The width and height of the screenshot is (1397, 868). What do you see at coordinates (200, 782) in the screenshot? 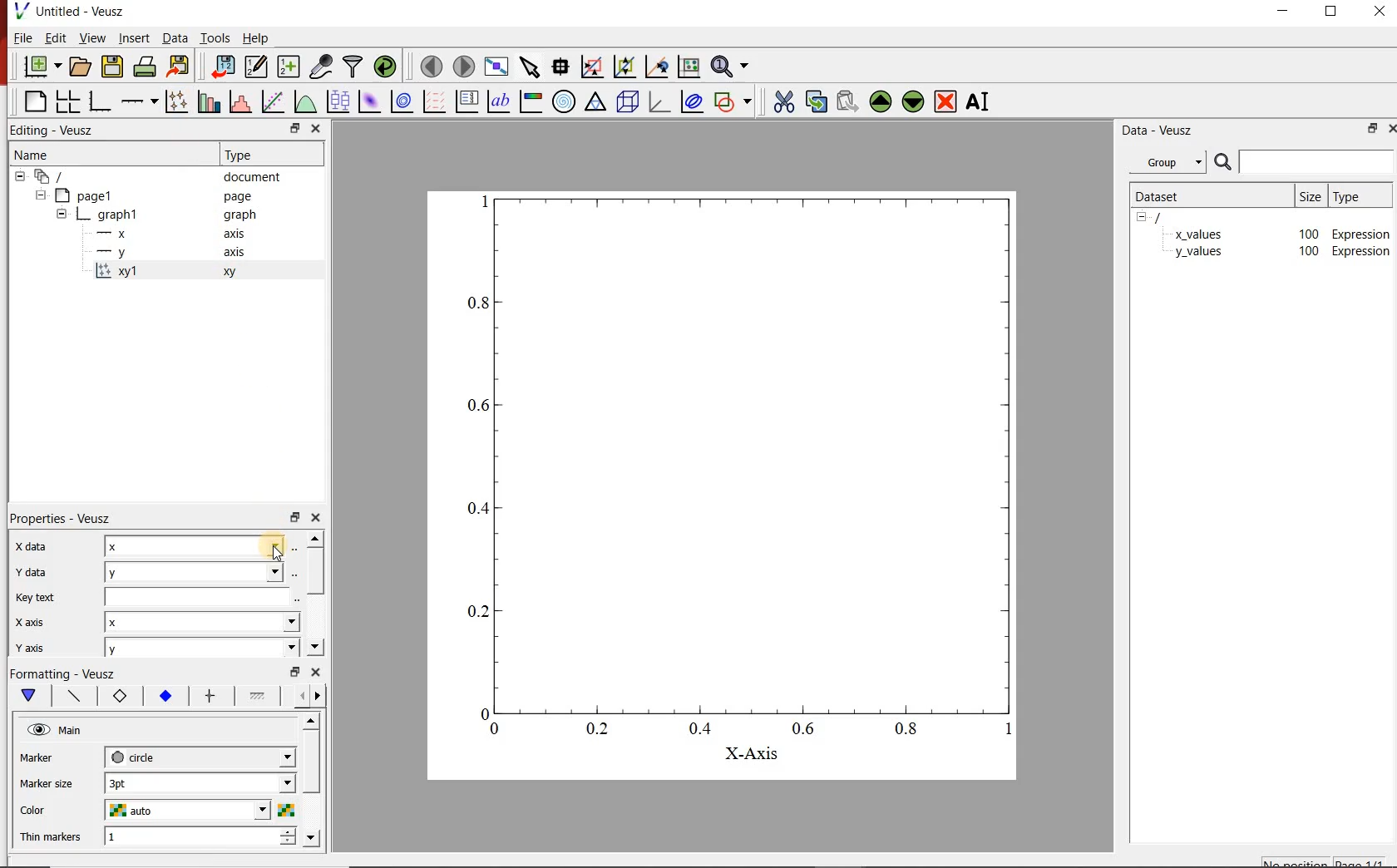
I see `3pt` at bounding box center [200, 782].